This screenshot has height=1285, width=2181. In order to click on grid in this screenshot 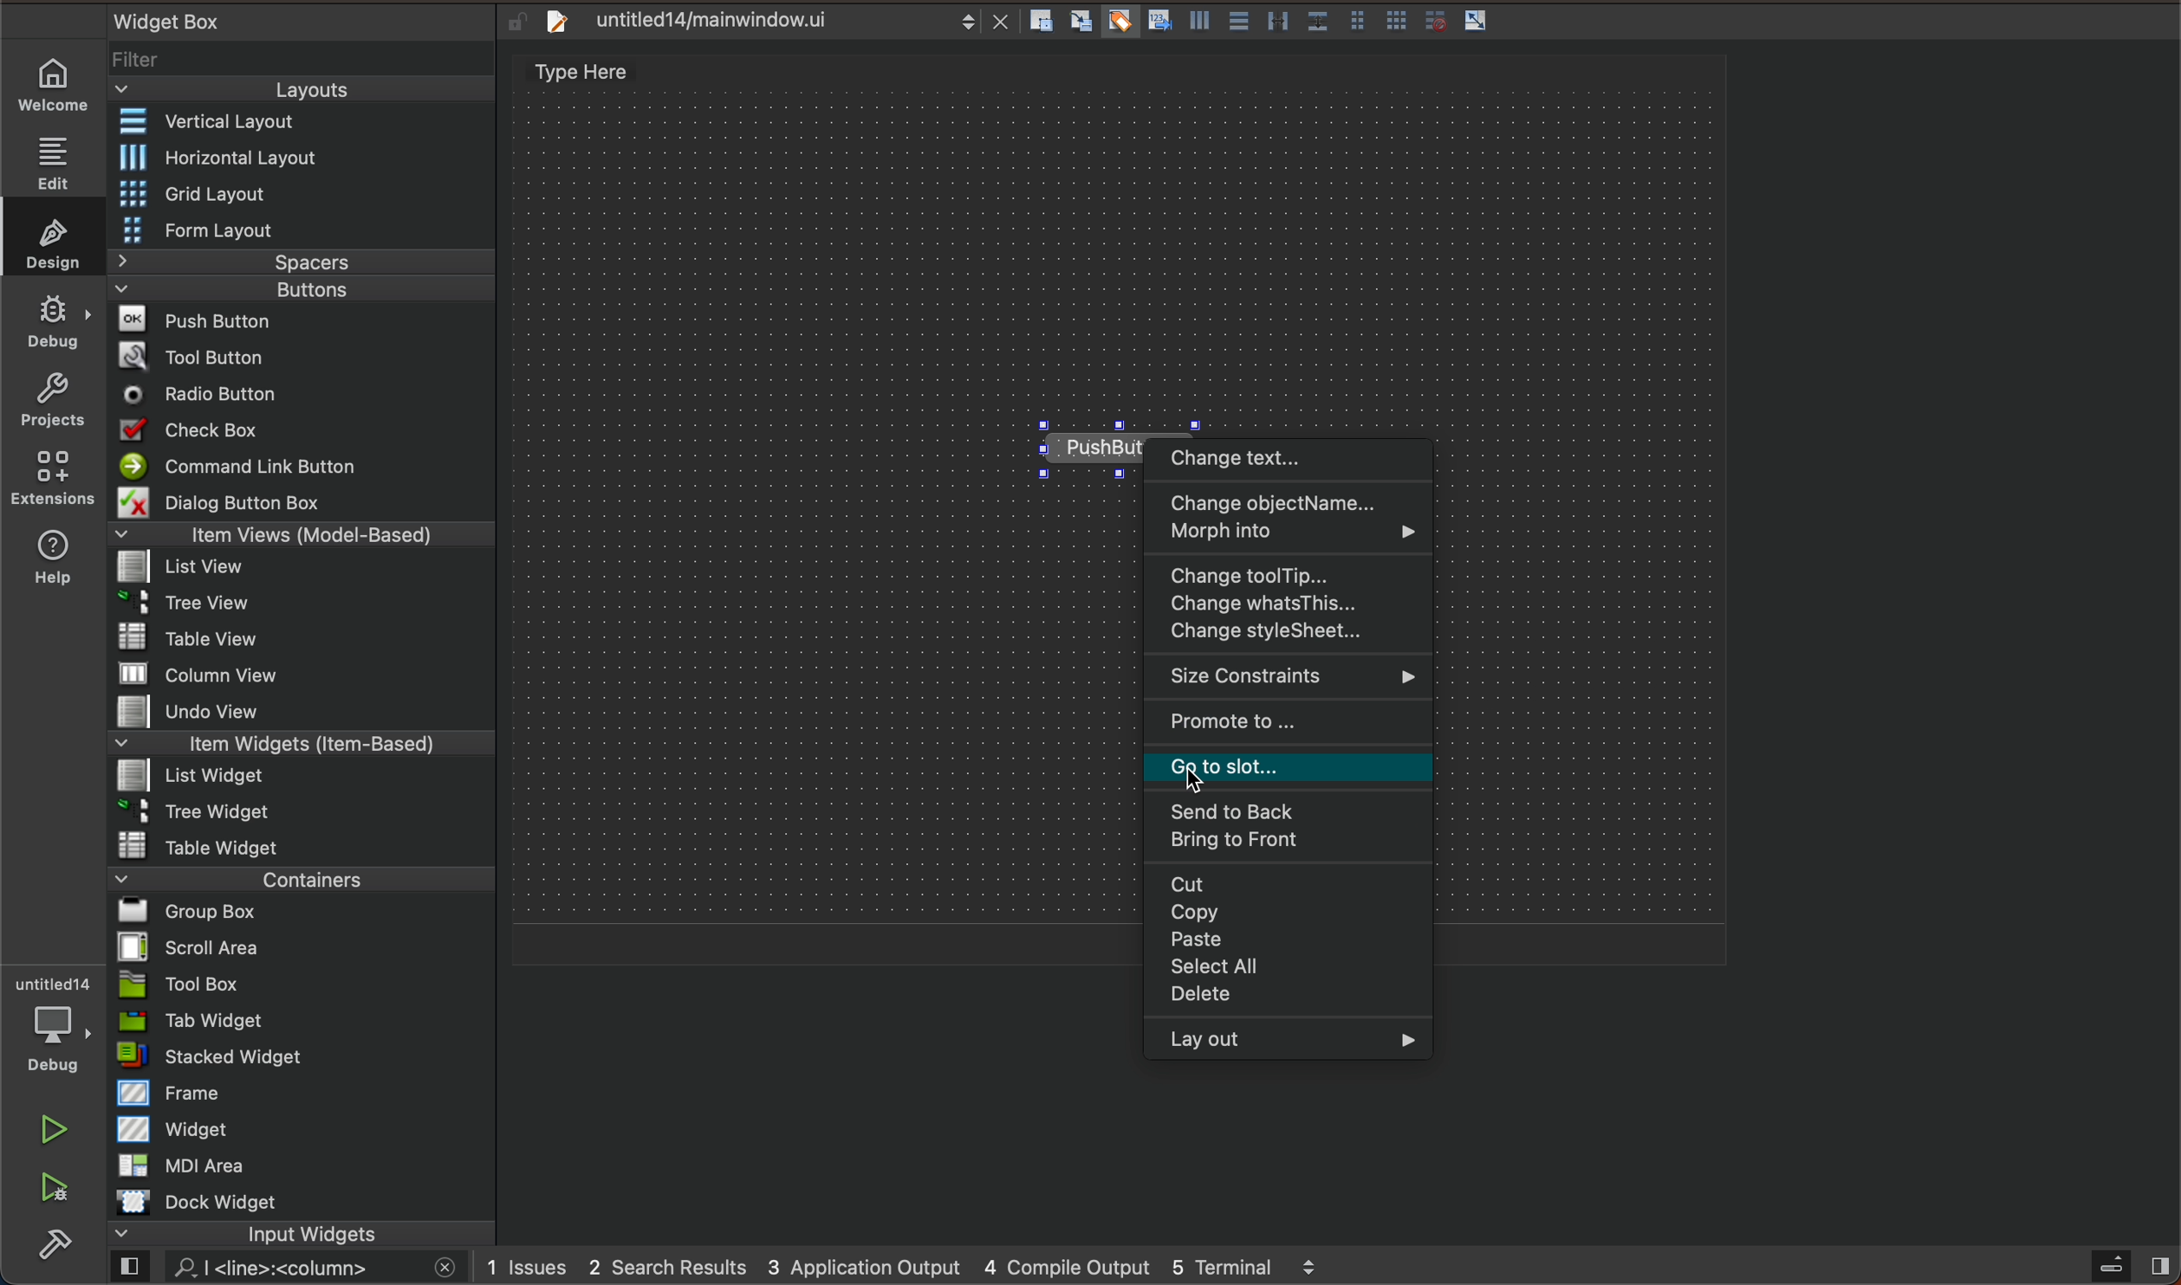, I will do `click(303, 194)`.